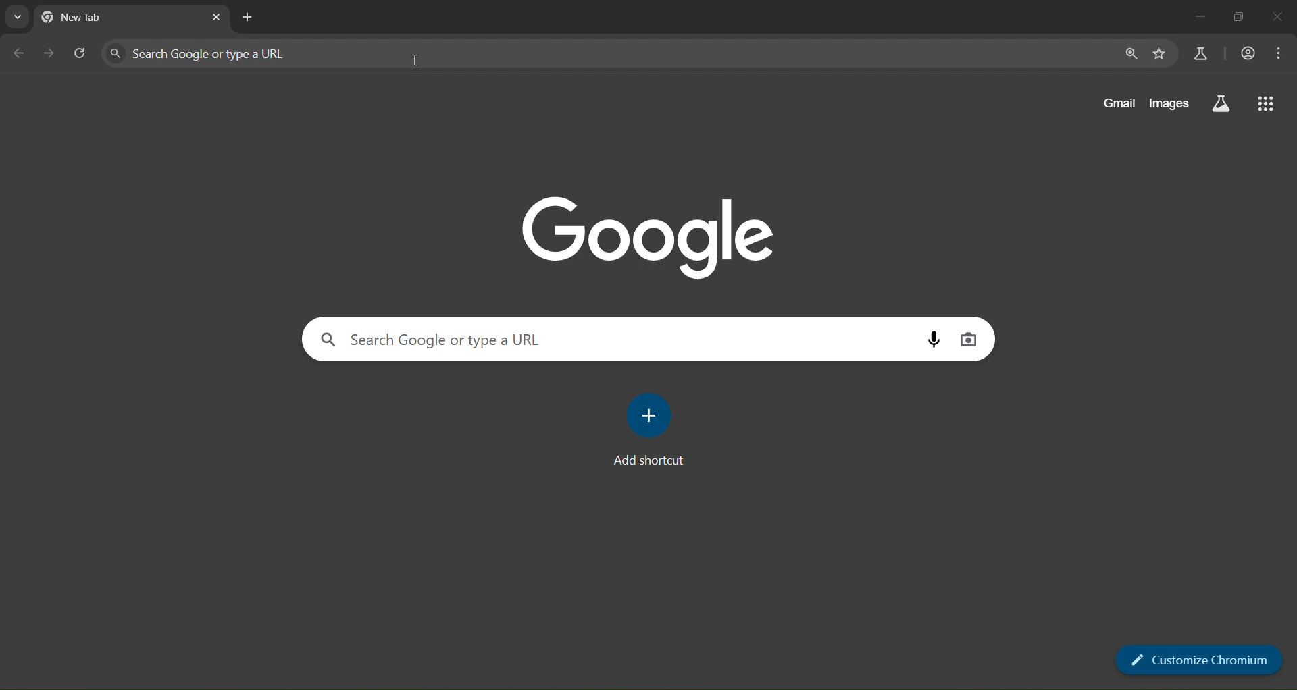 This screenshot has width=1297, height=690. I want to click on search panel, so click(426, 340).